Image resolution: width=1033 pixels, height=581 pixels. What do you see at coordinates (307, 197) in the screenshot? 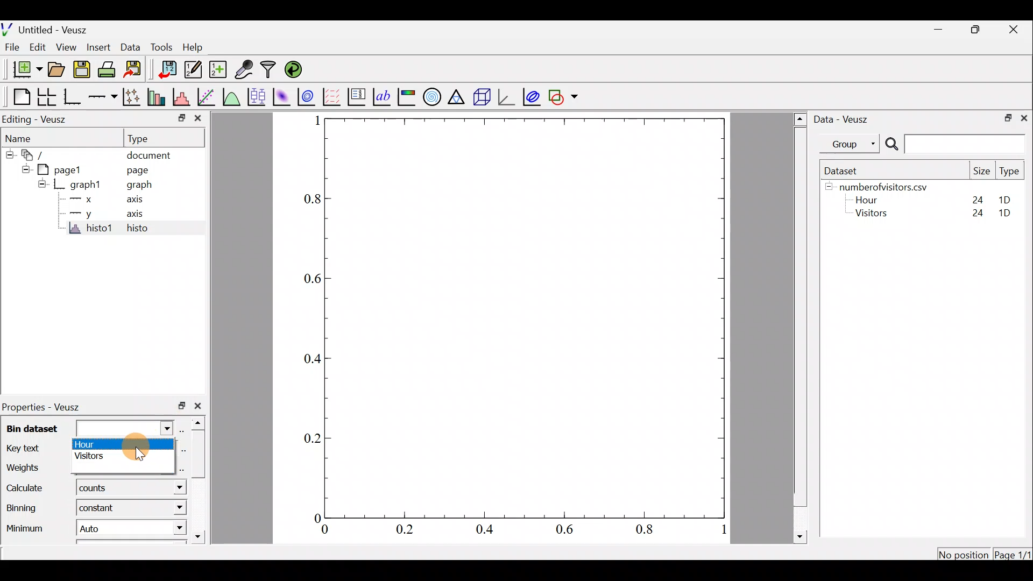
I see `0.8` at bounding box center [307, 197].